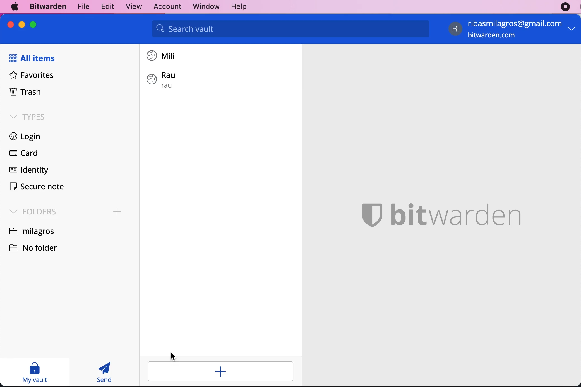  I want to click on view, so click(131, 7).